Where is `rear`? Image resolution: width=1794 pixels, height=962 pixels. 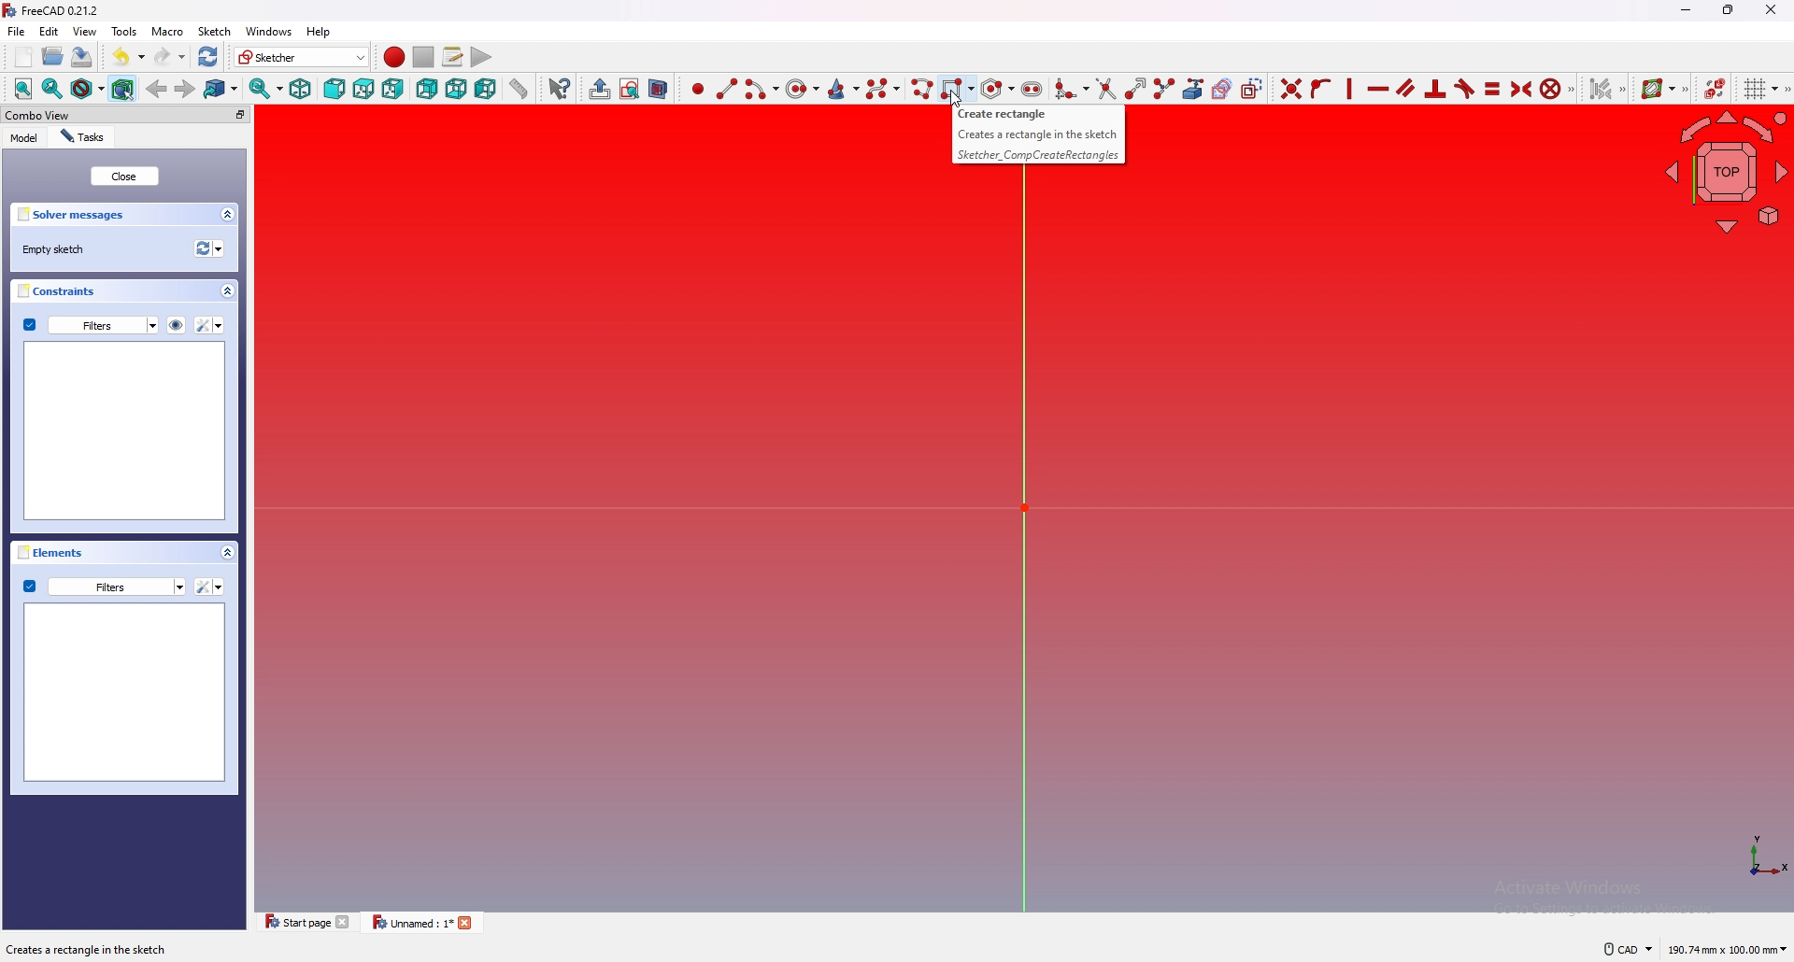 rear is located at coordinates (426, 89).